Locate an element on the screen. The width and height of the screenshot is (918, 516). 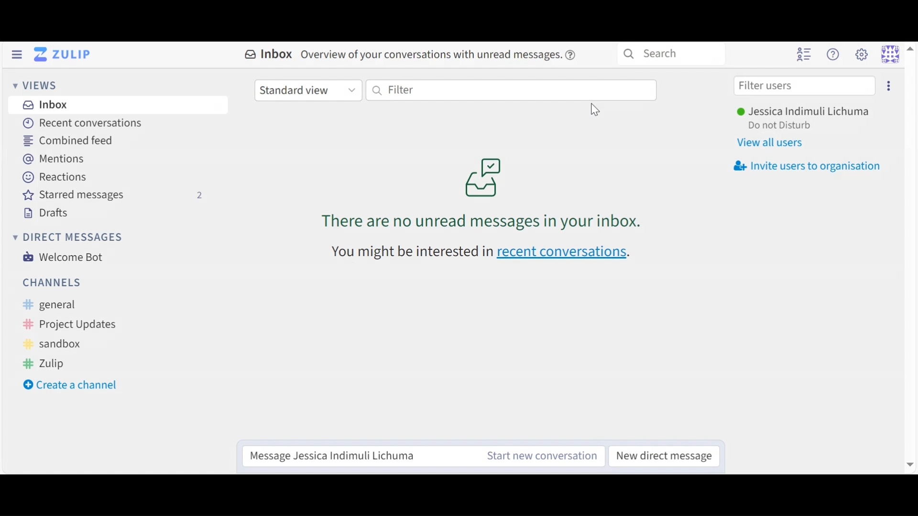
cursor is located at coordinates (592, 107).